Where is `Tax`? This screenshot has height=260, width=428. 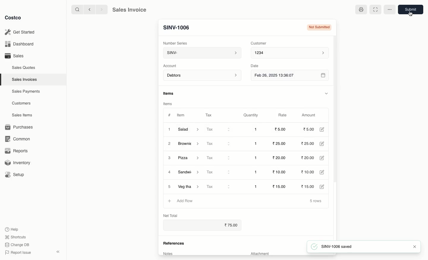
Tax is located at coordinates (208, 114).